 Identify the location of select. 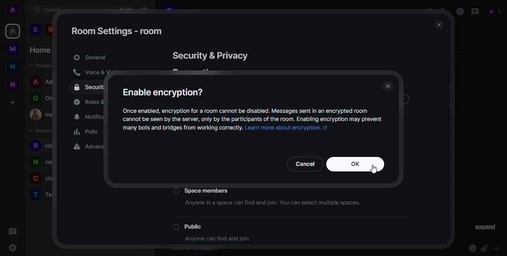
(176, 191).